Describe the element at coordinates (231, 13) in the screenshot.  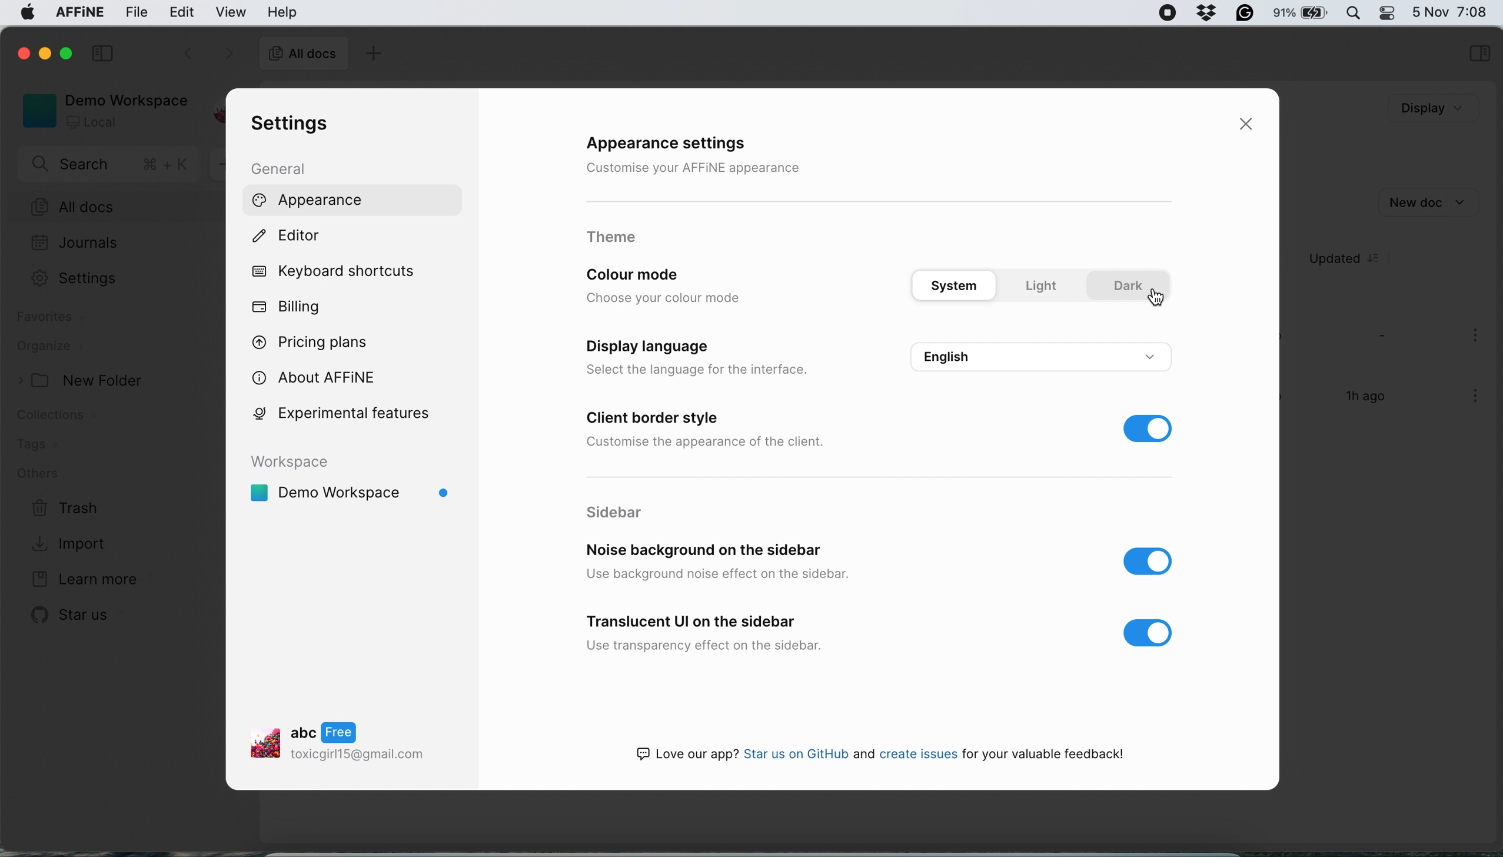
I see `view` at that location.